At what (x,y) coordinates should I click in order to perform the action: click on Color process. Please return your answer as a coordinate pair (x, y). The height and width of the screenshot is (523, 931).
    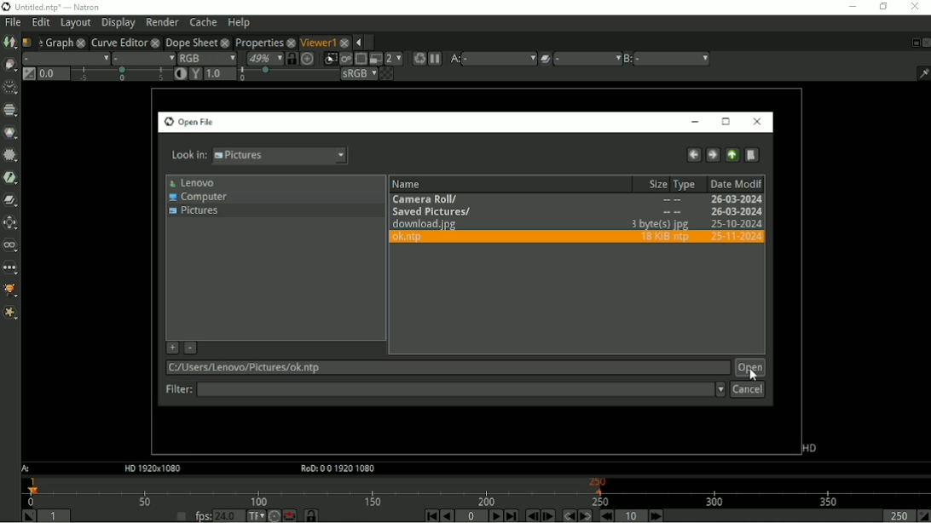
    Looking at the image, I should click on (358, 73).